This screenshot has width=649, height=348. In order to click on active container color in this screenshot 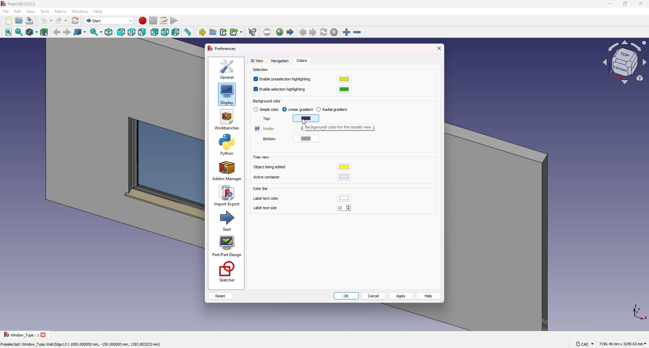, I will do `click(344, 177)`.